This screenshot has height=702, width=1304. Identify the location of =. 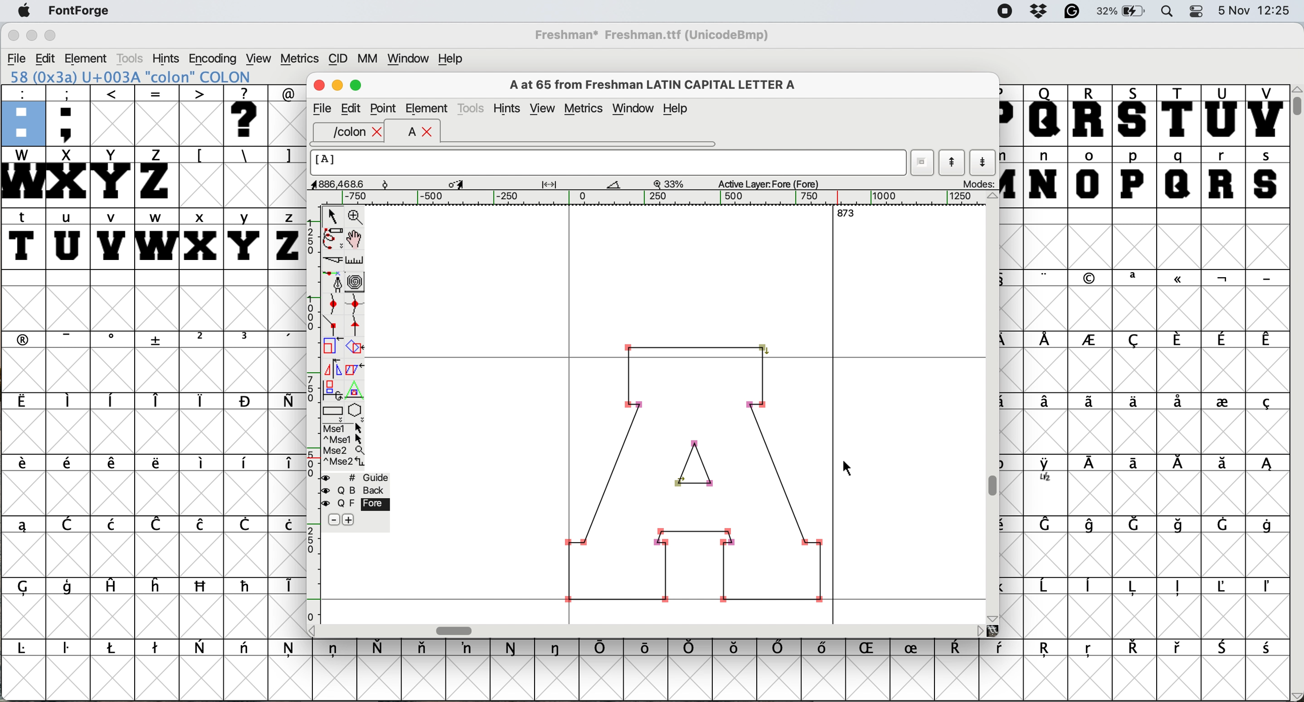
(156, 115).